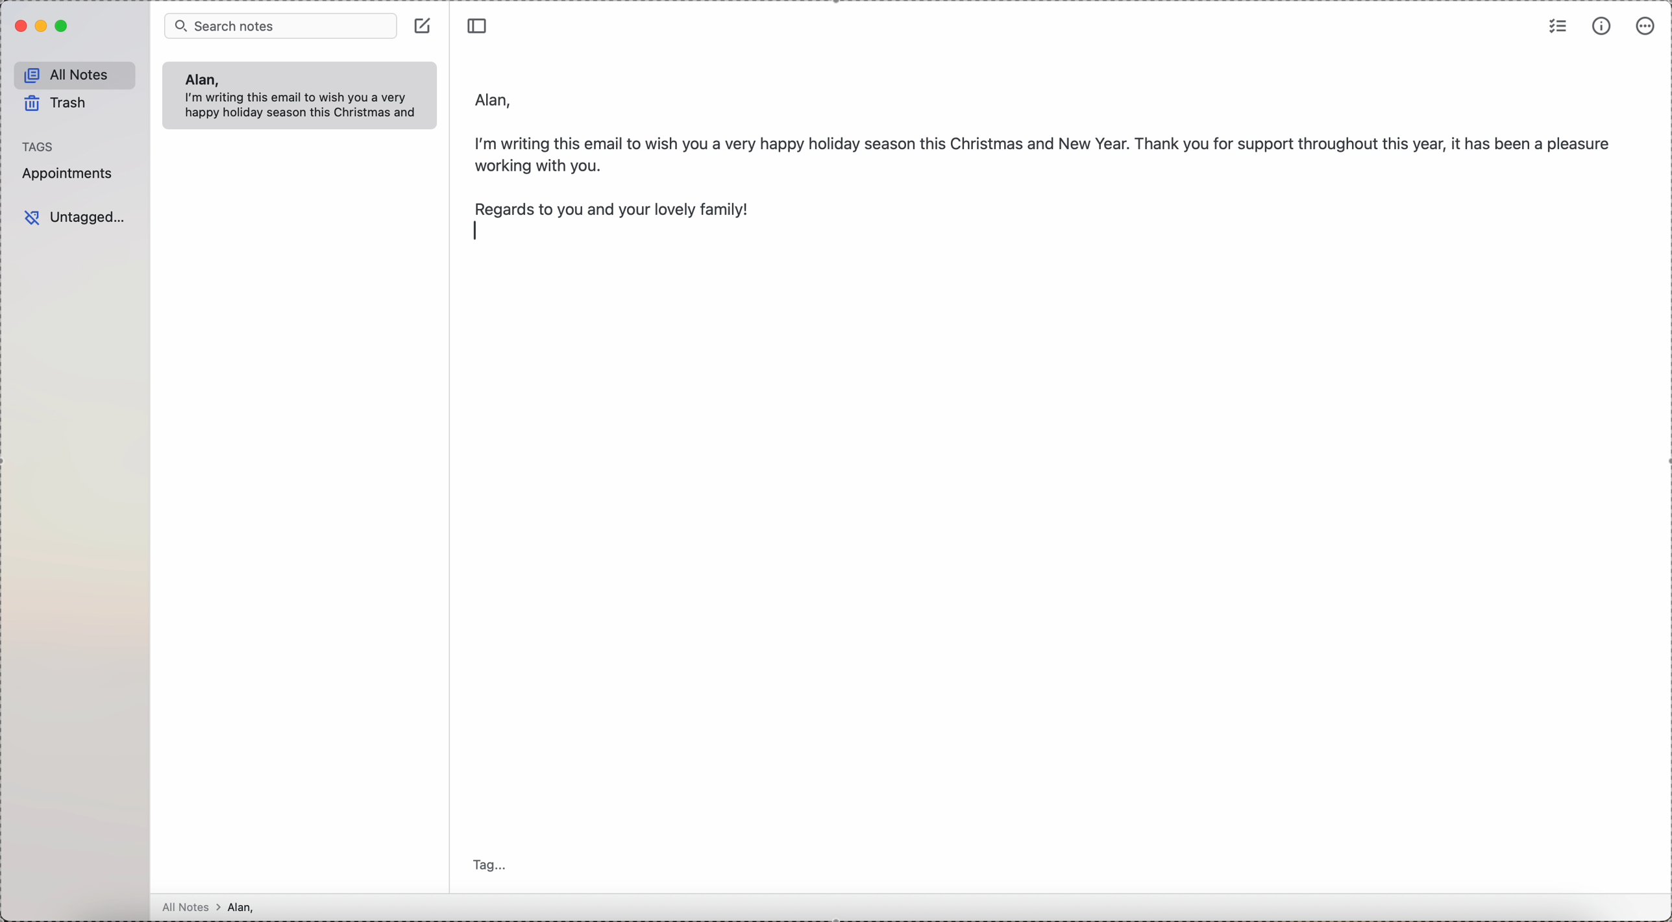 This screenshot has width=1672, height=922. What do you see at coordinates (39, 146) in the screenshot?
I see `tags` at bounding box center [39, 146].